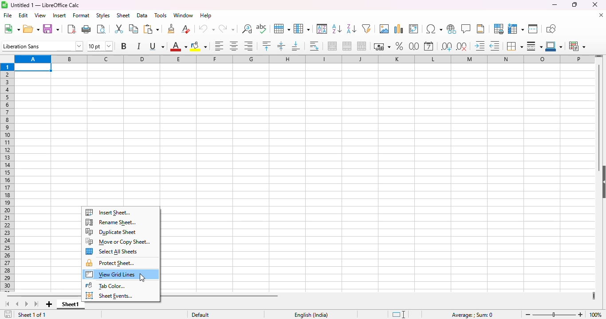 The image size is (606, 319). I want to click on underline, so click(157, 46).